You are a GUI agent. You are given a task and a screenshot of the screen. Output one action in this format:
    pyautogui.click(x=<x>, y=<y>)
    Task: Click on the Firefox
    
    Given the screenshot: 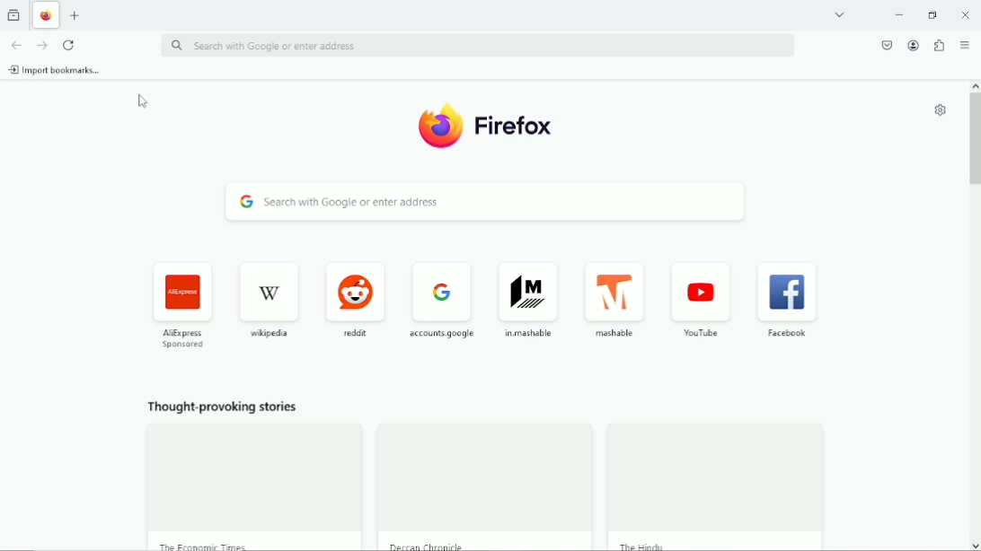 What is the action you would take?
    pyautogui.click(x=487, y=125)
    